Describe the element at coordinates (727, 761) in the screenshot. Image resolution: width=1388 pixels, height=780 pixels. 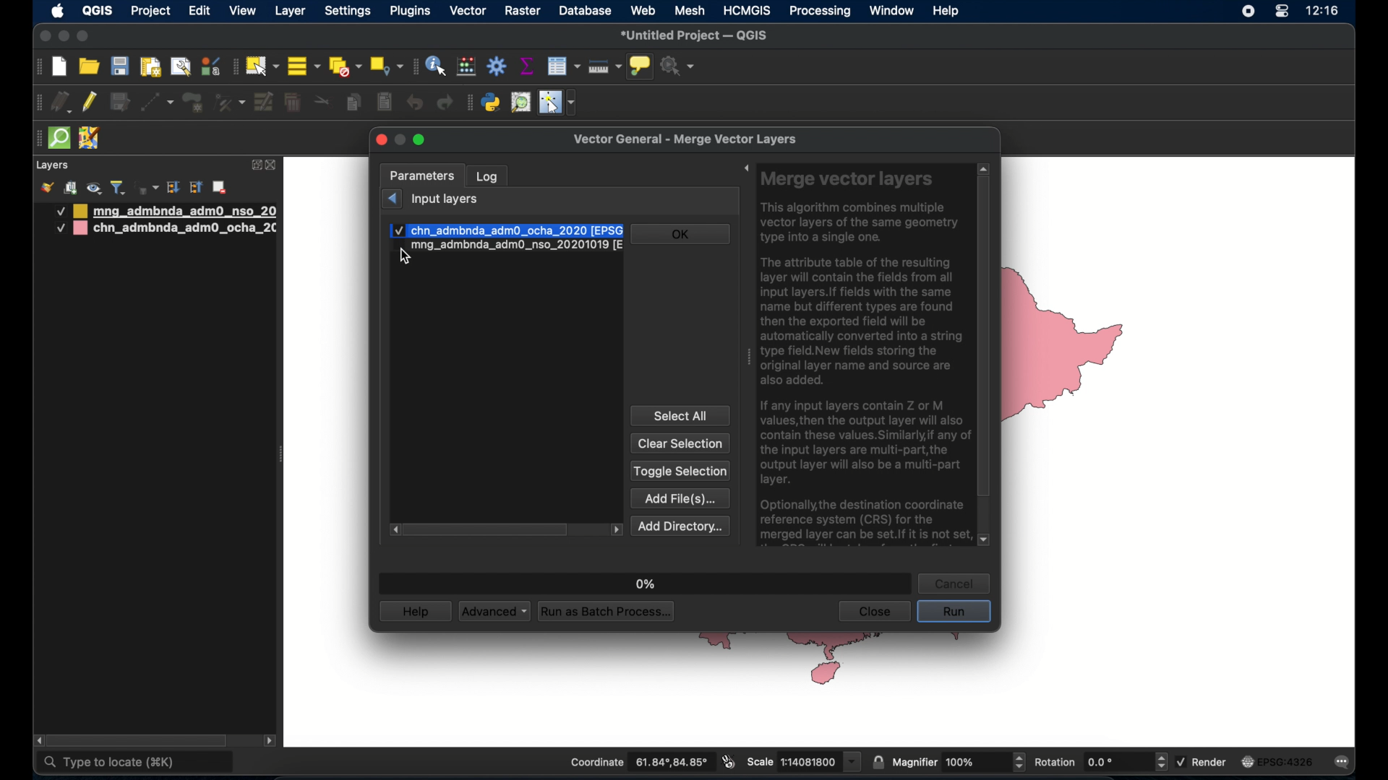
I see `toggle extents and mouse position display` at that location.